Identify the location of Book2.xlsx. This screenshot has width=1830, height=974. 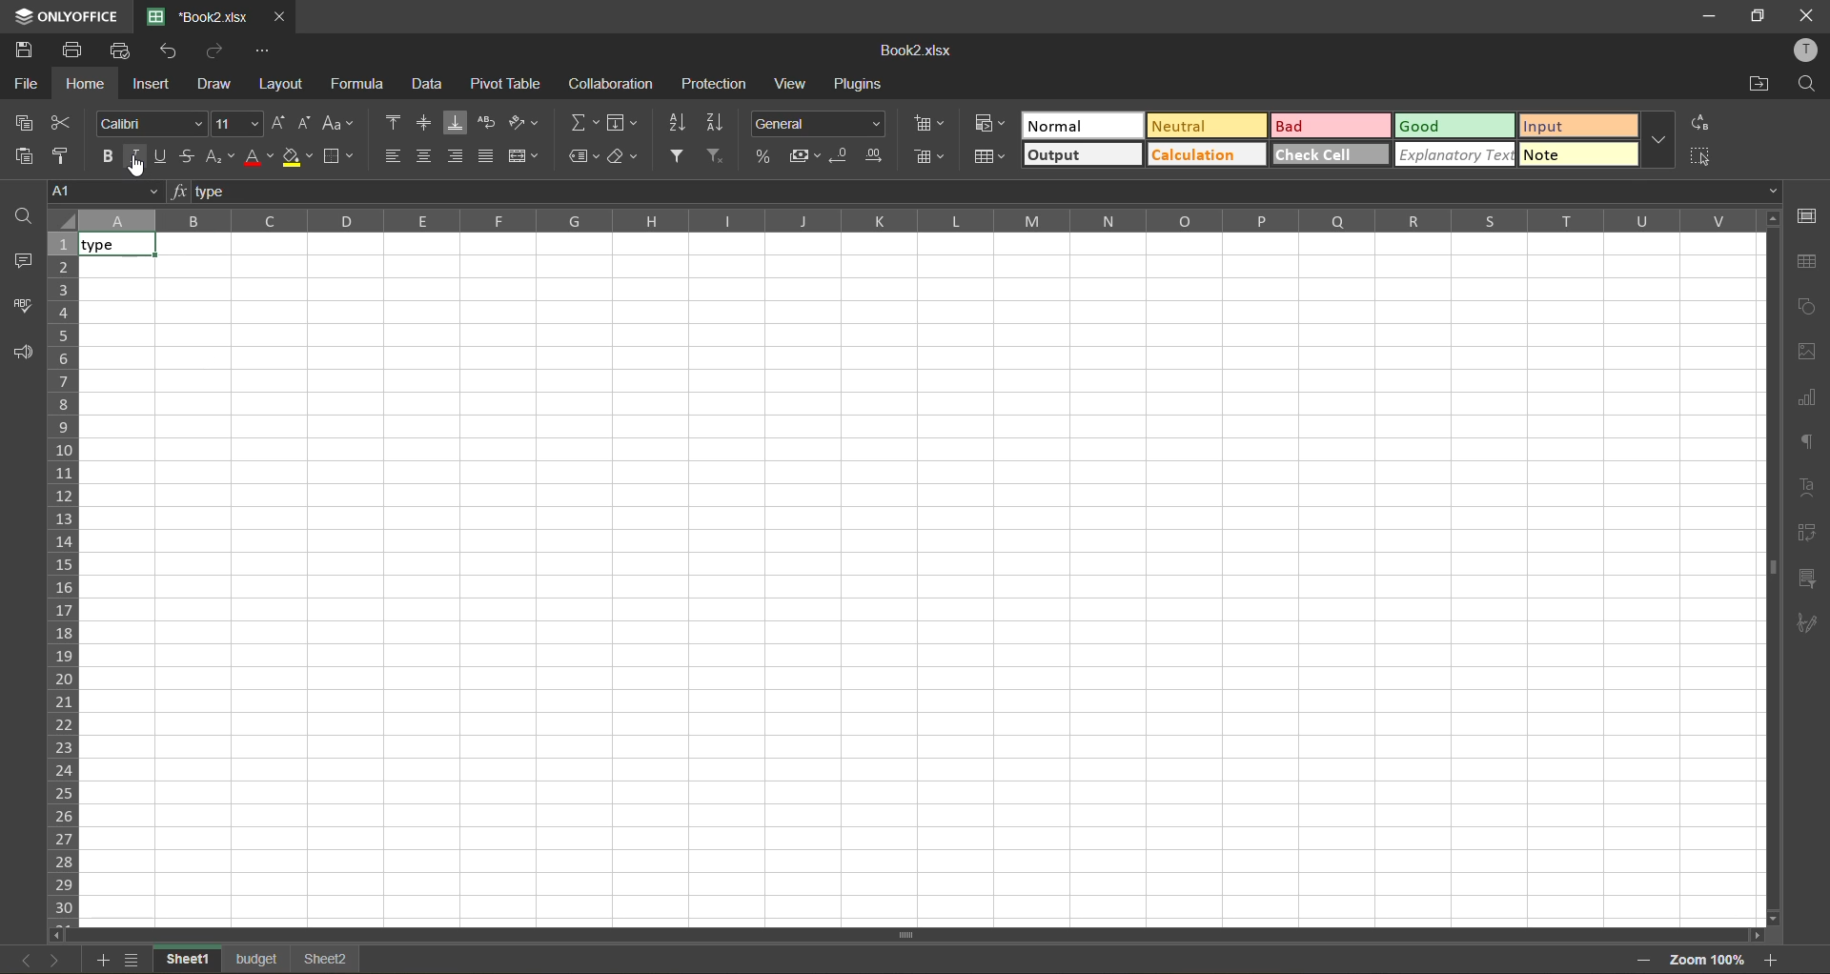
(915, 53).